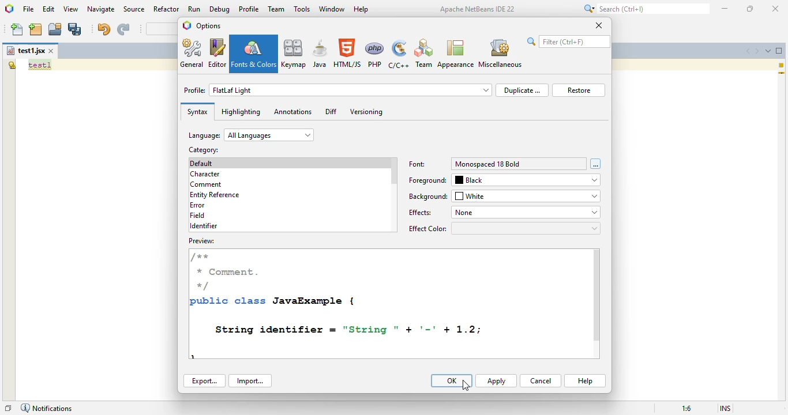 The height and width of the screenshot is (415, 788). I want to click on effects, so click(420, 212).